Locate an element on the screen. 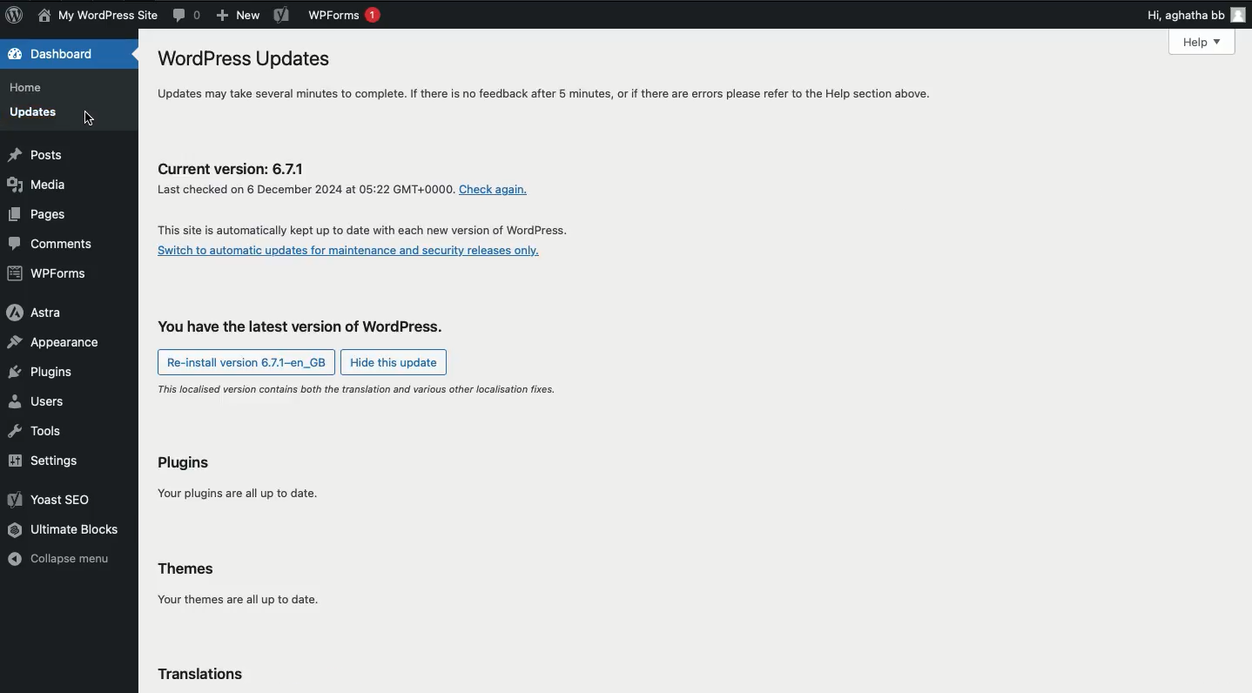 This screenshot has height=693, width=1252. Posts is located at coordinates (36, 156).